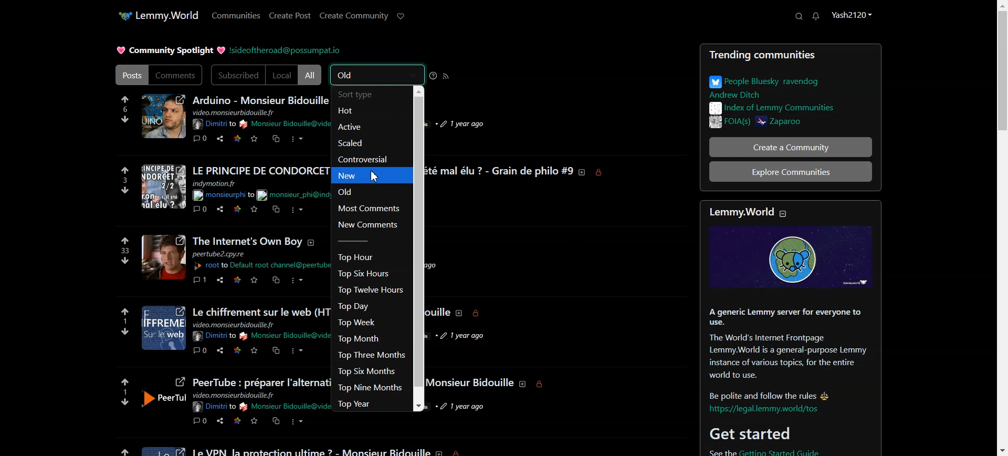  Describe the element at coordinates (367, 160) in the screenshot. I see `Controversial` at that location.